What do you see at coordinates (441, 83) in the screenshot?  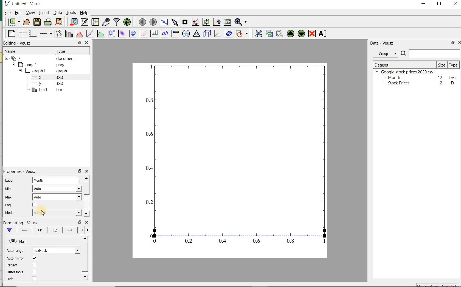 I see `12` at bounding box center [441, 83].